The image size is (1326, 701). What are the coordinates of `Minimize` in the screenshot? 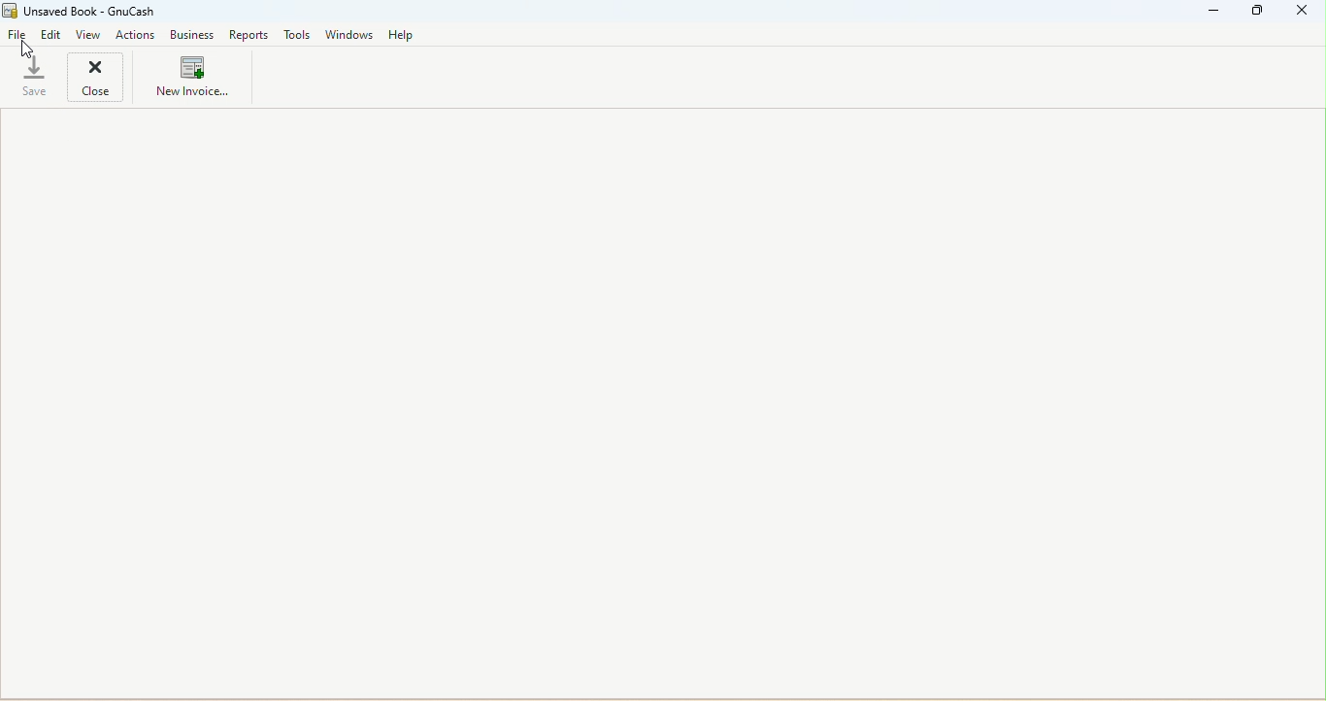 It's located at (1215, 11).